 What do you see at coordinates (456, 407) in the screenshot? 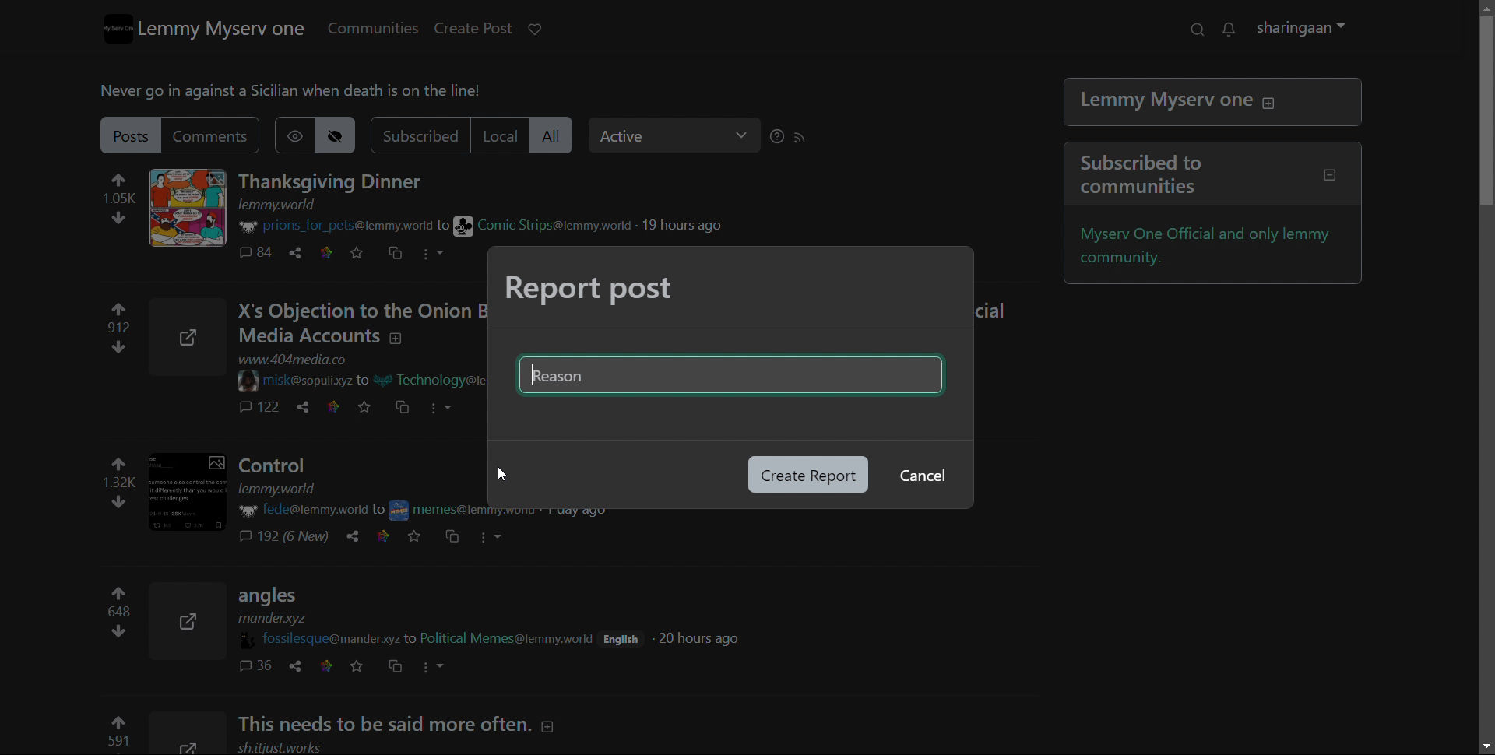
I see `More` at bounding box center [456, 407].